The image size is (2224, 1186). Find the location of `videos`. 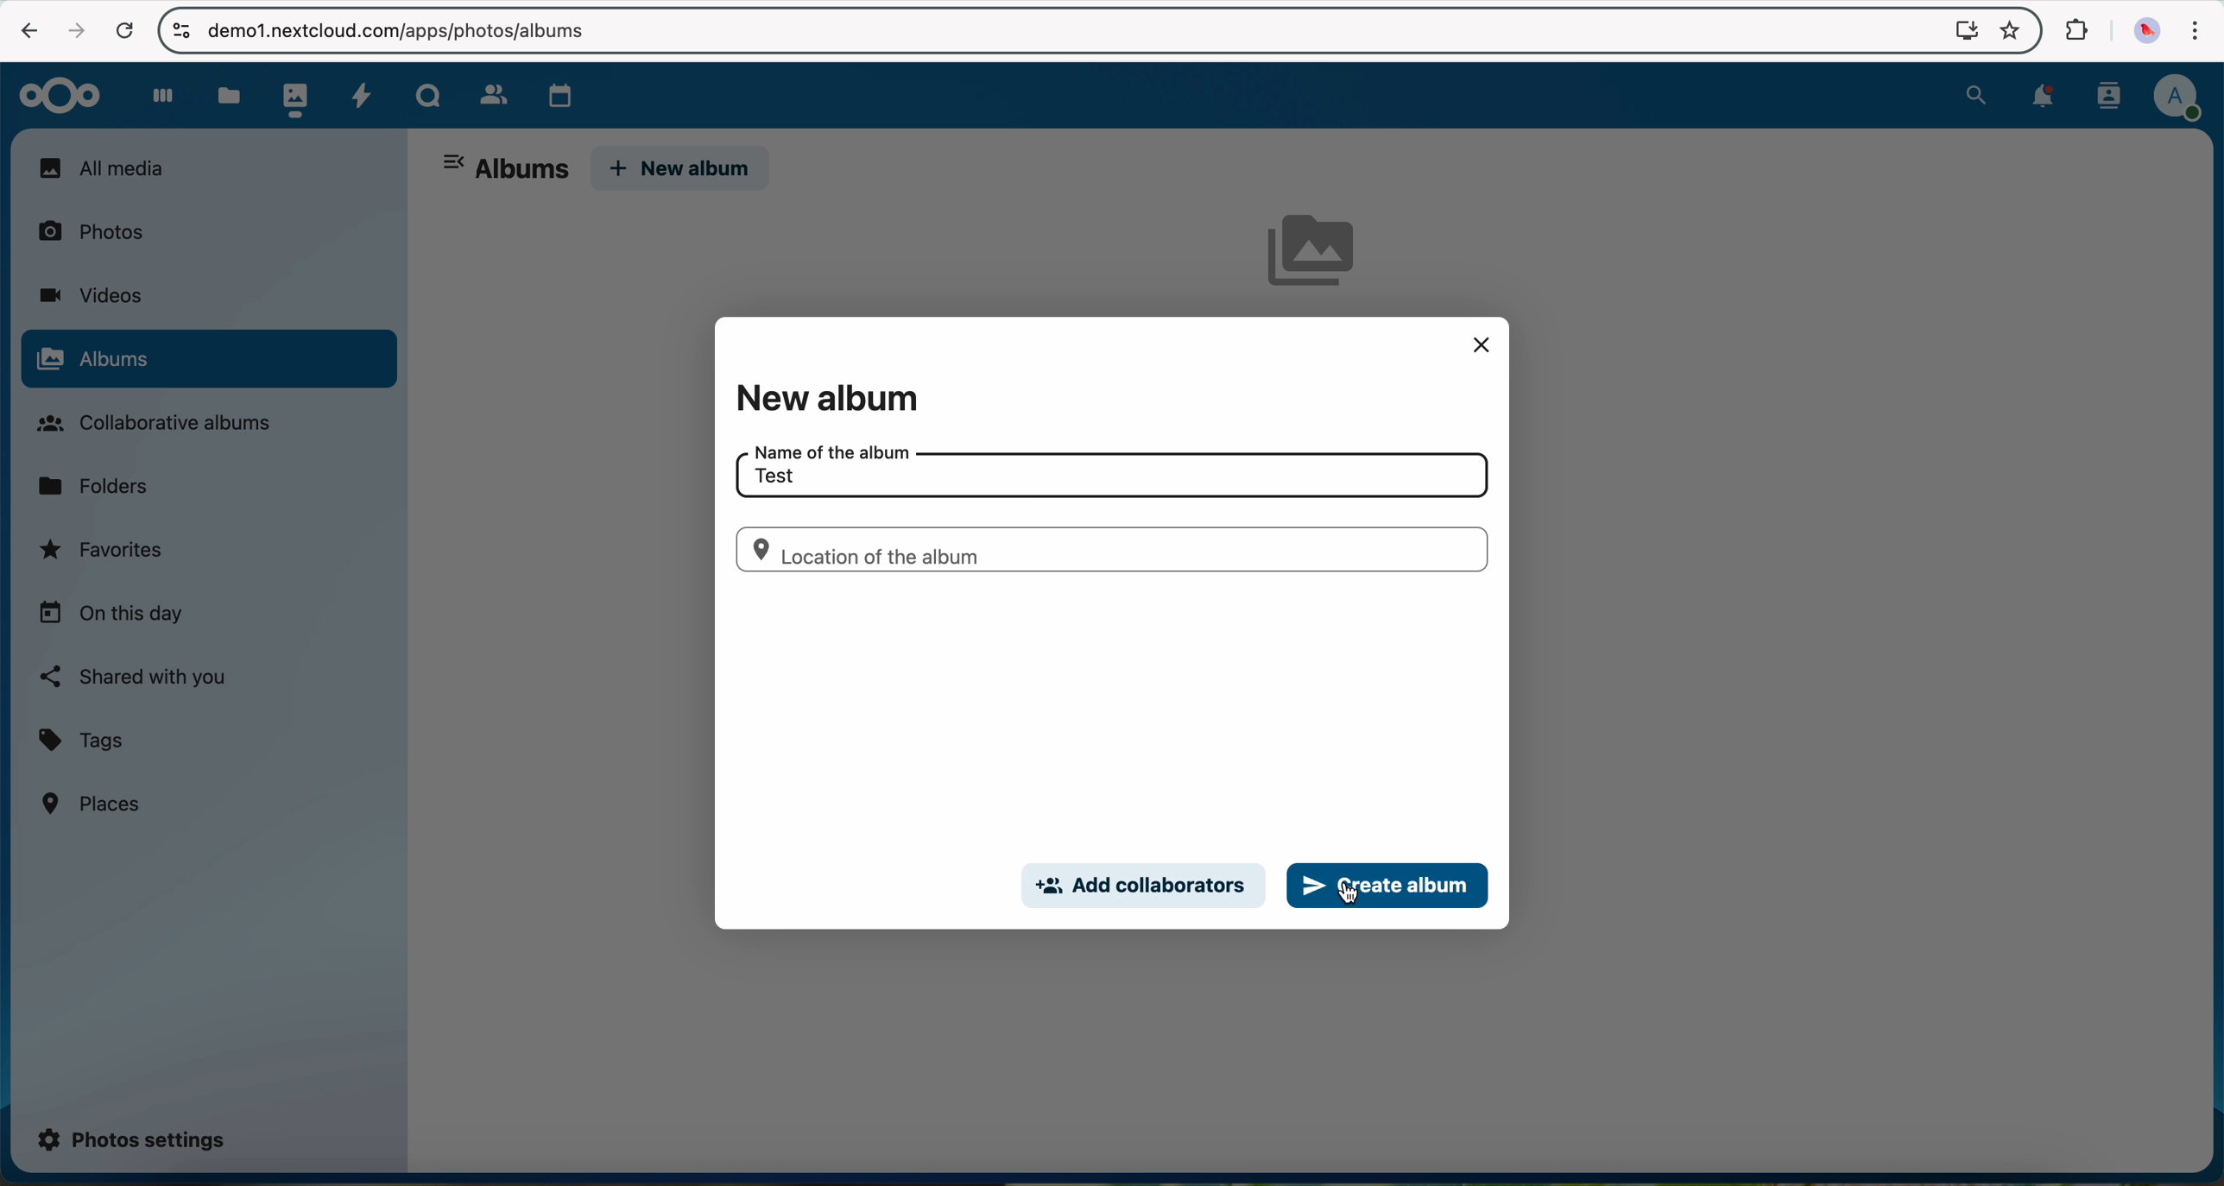

videos is located at coordinates (90, 295).